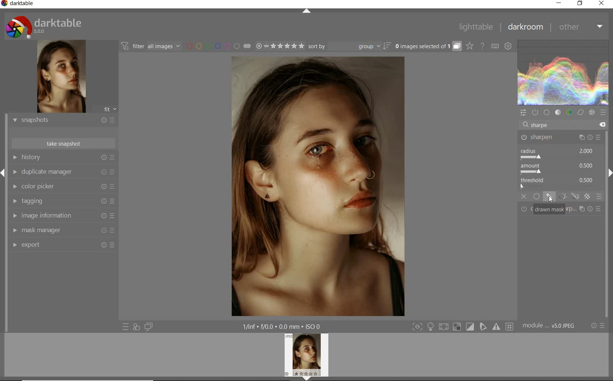 Image resolution: width=613 pixels, height=381 pixels. What do you see at coordinates (147, 327) in the screenshot?
I see `display a second darkroom image below` at bounding box center [147, 327].